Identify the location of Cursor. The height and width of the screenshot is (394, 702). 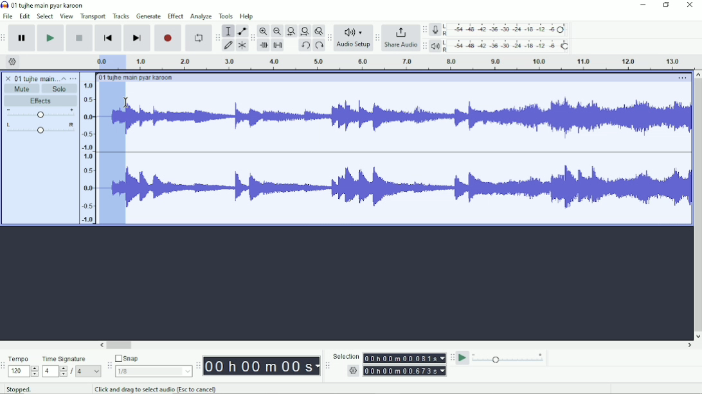
(127, 103).